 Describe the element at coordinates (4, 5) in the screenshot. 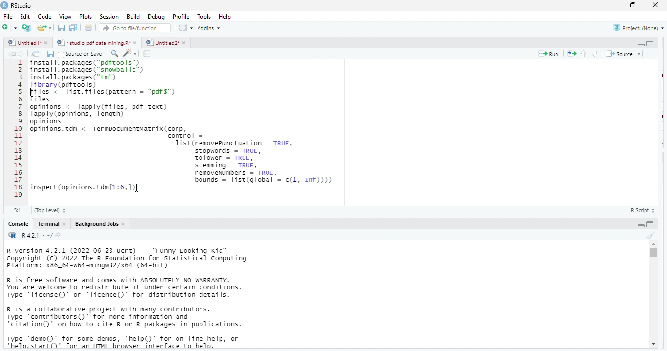

I see `rs studio logo` at that location.